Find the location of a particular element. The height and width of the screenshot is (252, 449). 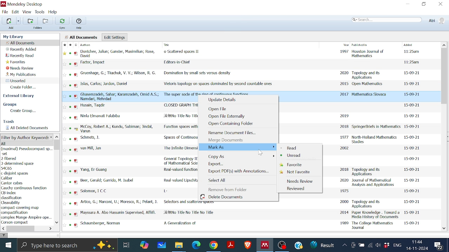

Minimize is located at coordinates (407, 3).